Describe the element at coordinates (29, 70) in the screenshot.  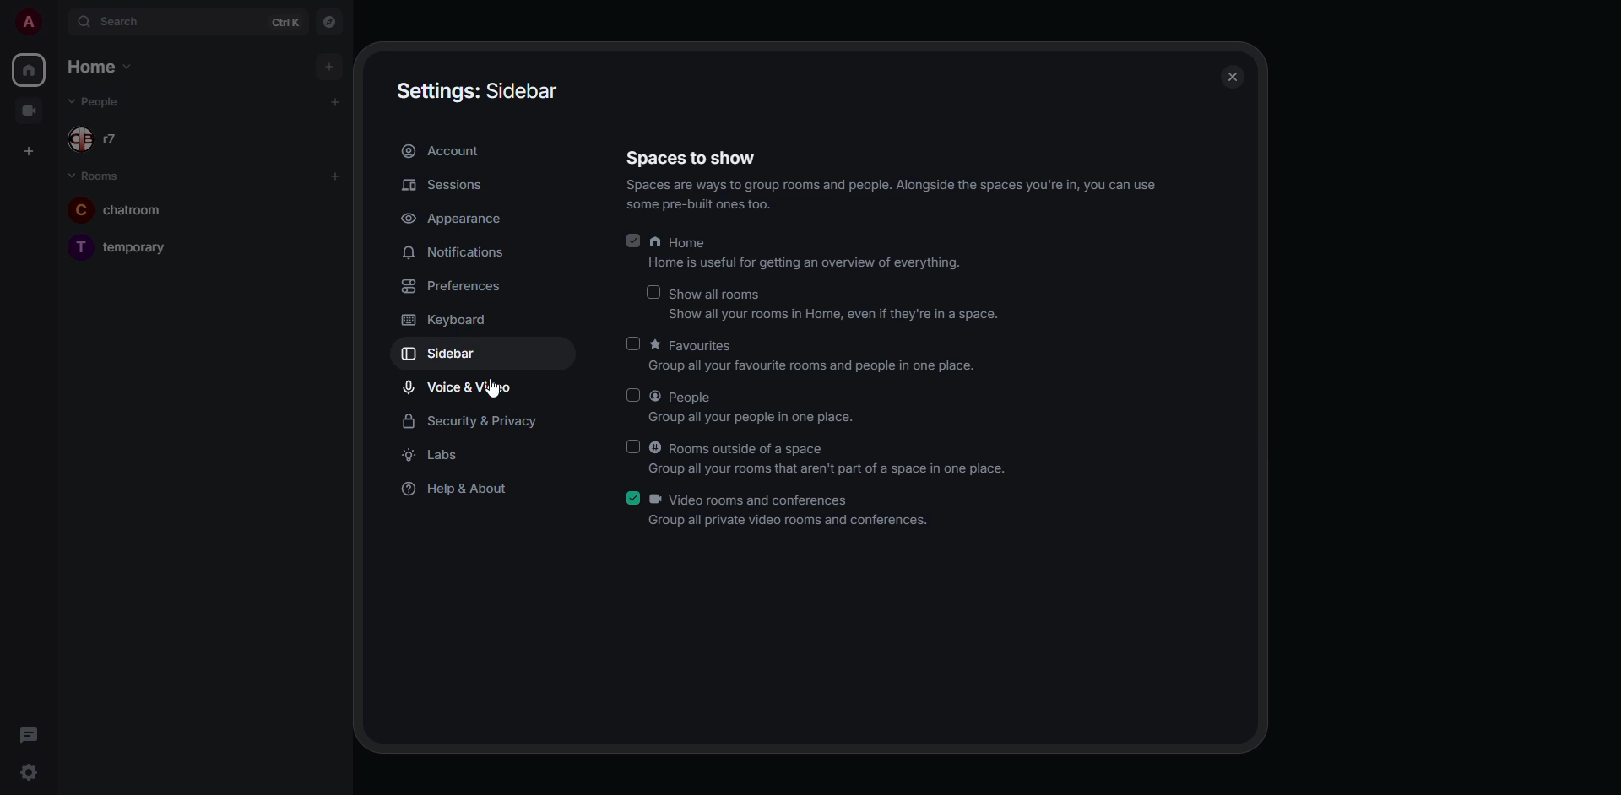
I see `home` at that location.